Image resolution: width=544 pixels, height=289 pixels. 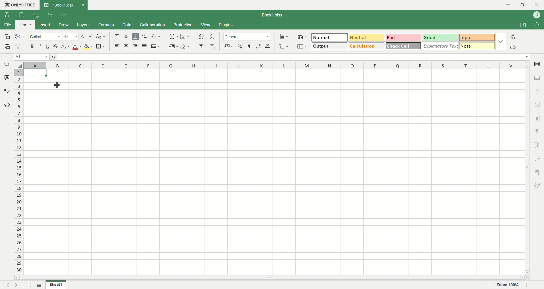 What do you see at coordinates (84, 25) in the screenshot?
I see `layout` at bounding box center [84, 25].